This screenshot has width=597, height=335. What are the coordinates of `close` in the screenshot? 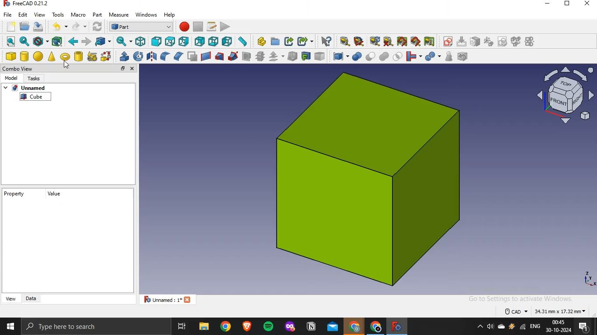 It's located at (133, 68).